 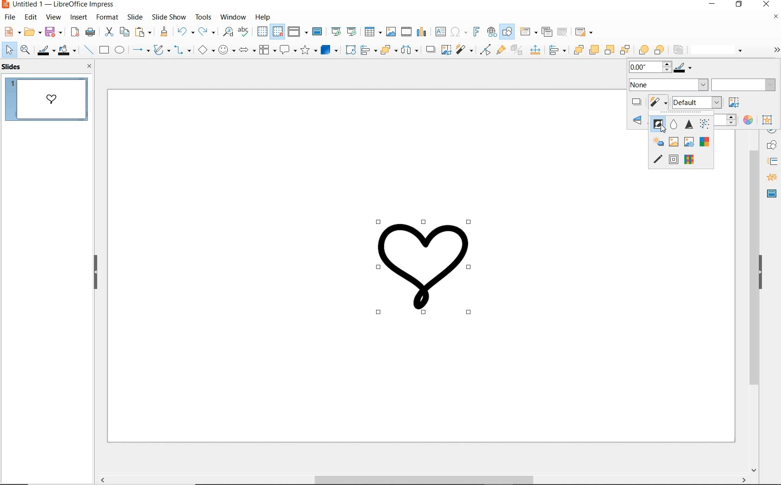 I want to click on insert video, so click(x=406, y=32).